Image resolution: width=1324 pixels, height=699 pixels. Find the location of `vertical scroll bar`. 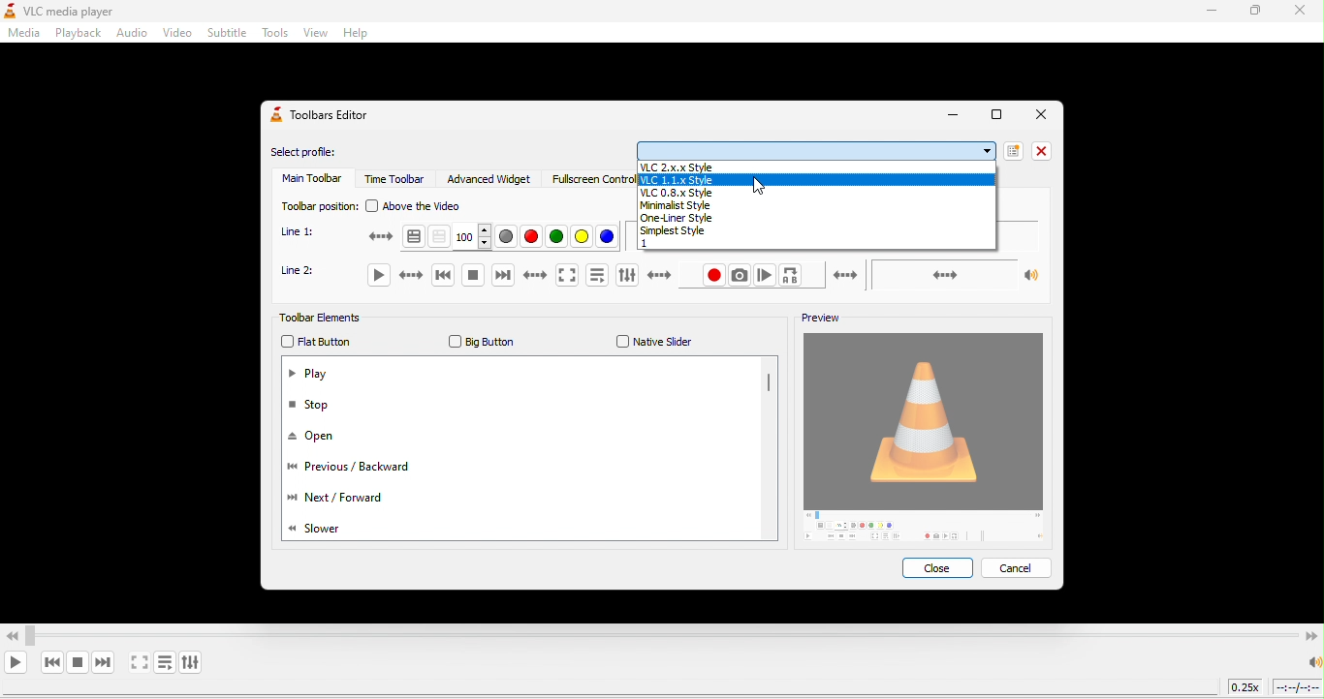

vertical scroll bar is located at coordinates (770, 387).